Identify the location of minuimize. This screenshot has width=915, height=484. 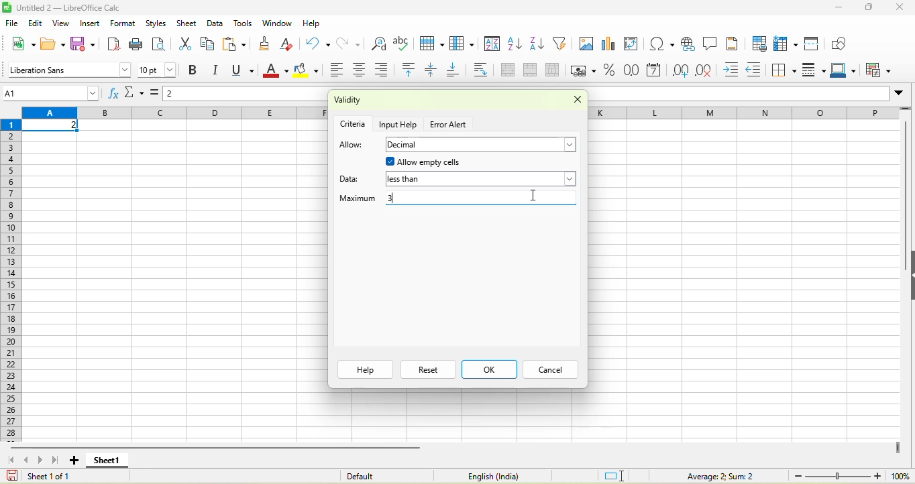
(838, 8).